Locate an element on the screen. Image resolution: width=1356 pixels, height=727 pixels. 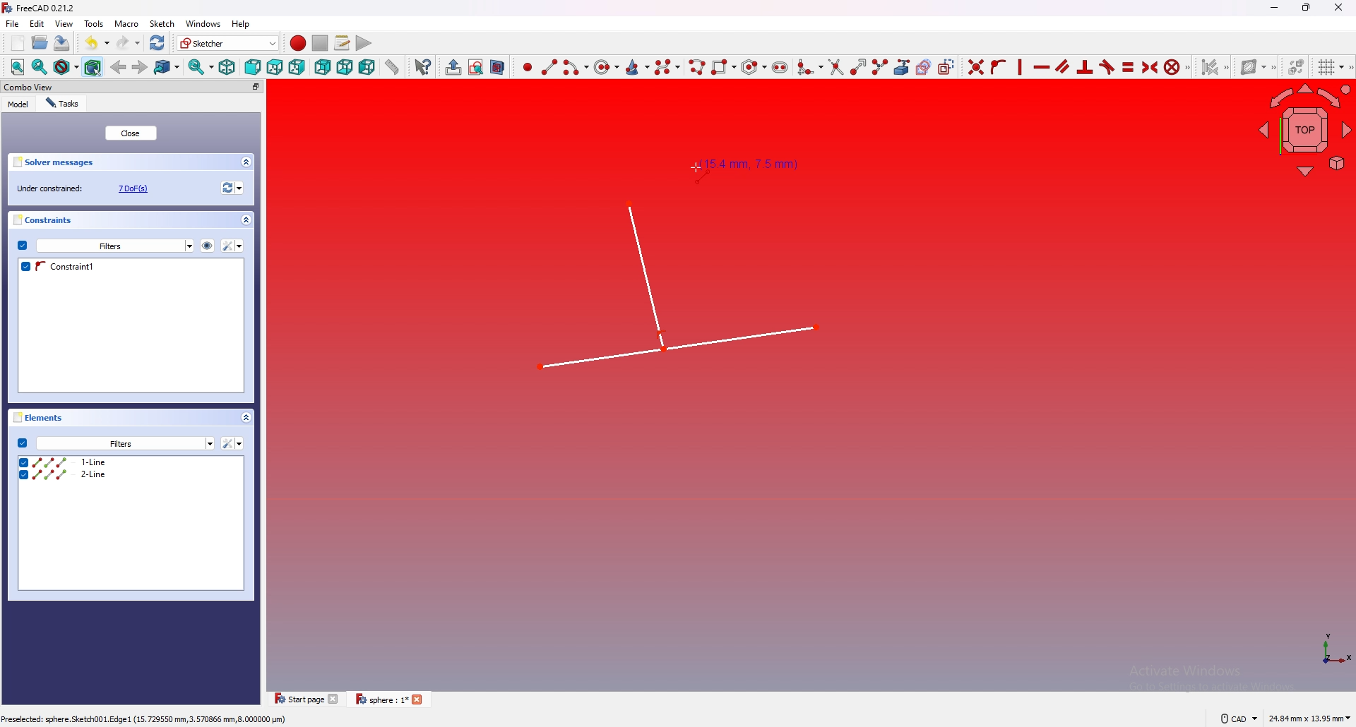
Create slot is located at coordinates (781, 66).